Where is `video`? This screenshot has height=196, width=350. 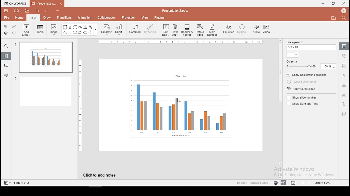 video is located at coordinates (267, 29).